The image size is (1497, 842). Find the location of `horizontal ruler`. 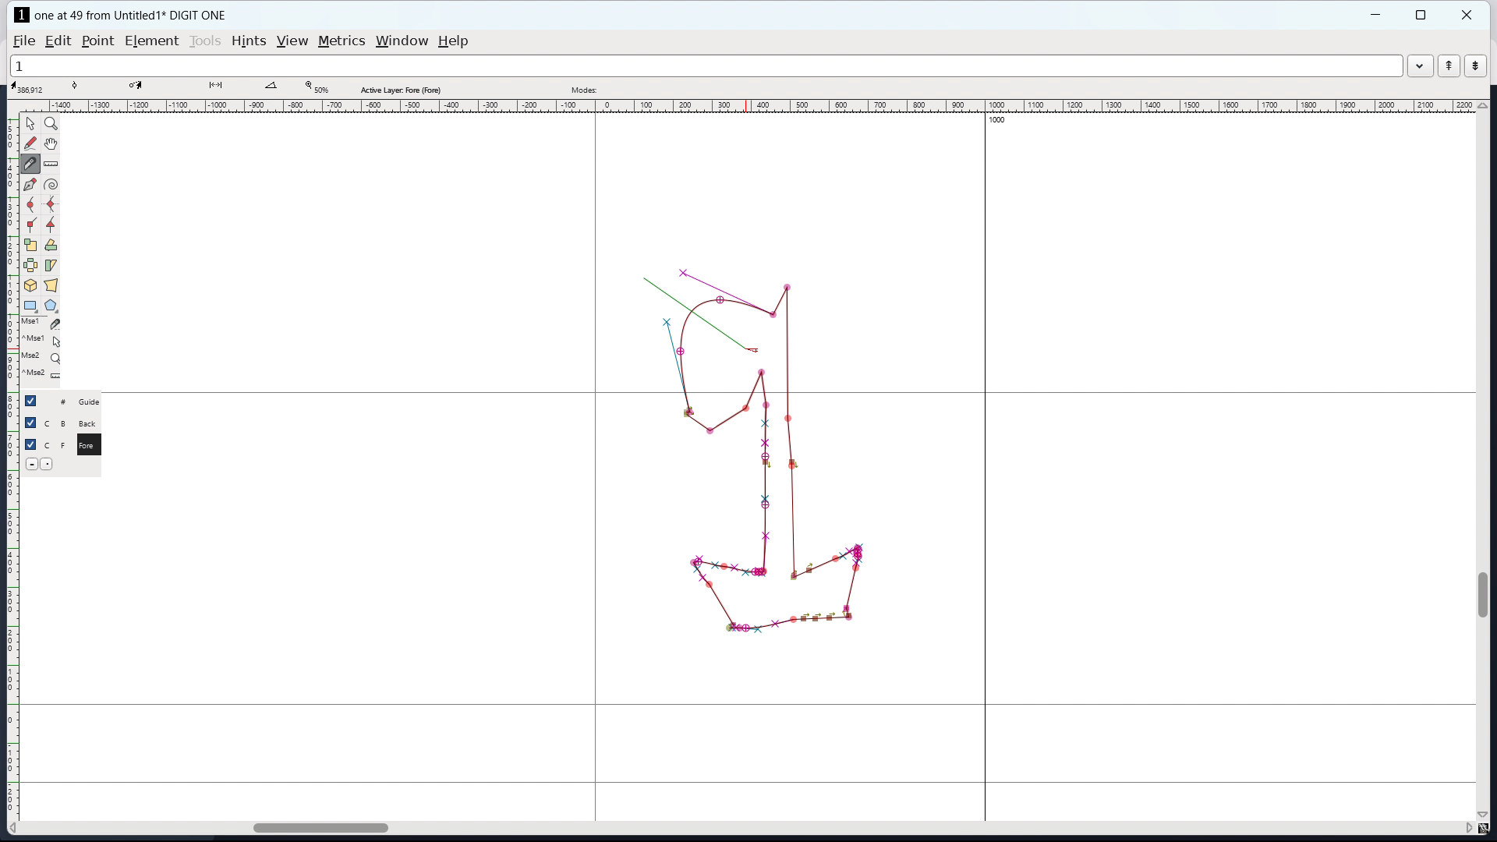

horizontal ruler is located at coordinates (756, 107).